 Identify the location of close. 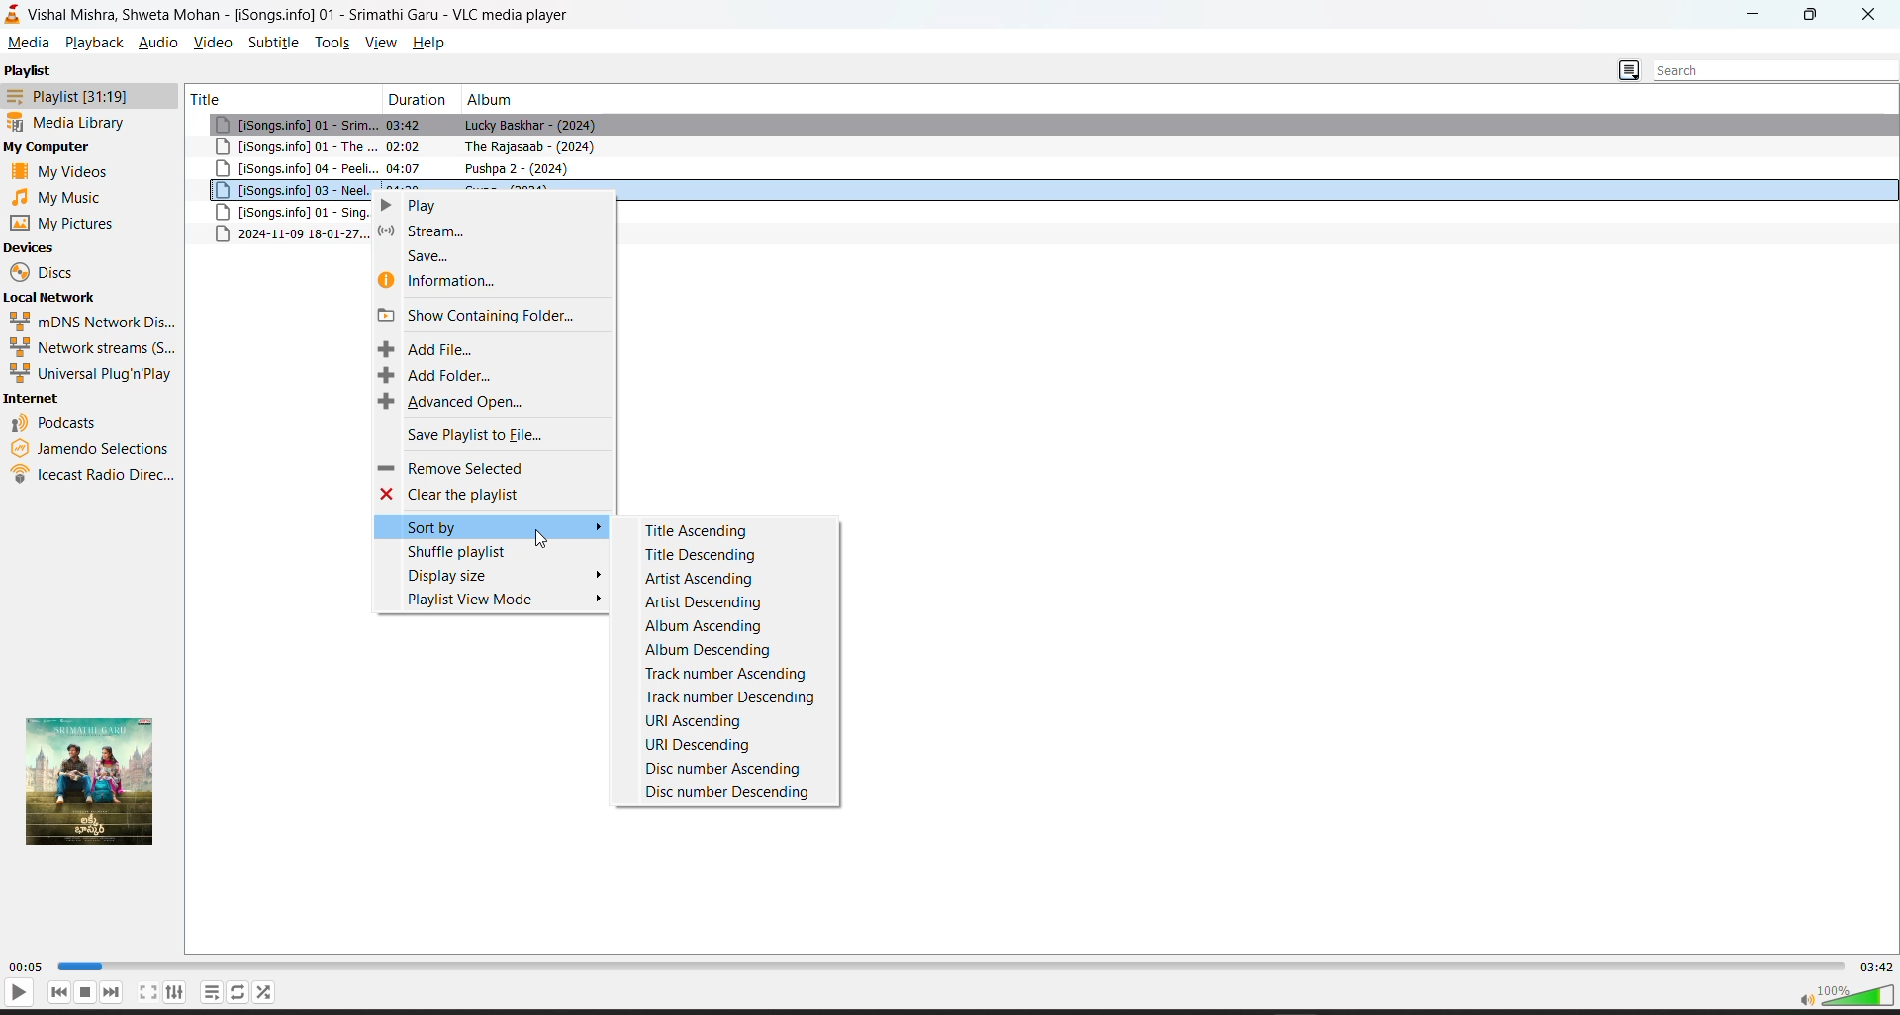
(1875, 14).